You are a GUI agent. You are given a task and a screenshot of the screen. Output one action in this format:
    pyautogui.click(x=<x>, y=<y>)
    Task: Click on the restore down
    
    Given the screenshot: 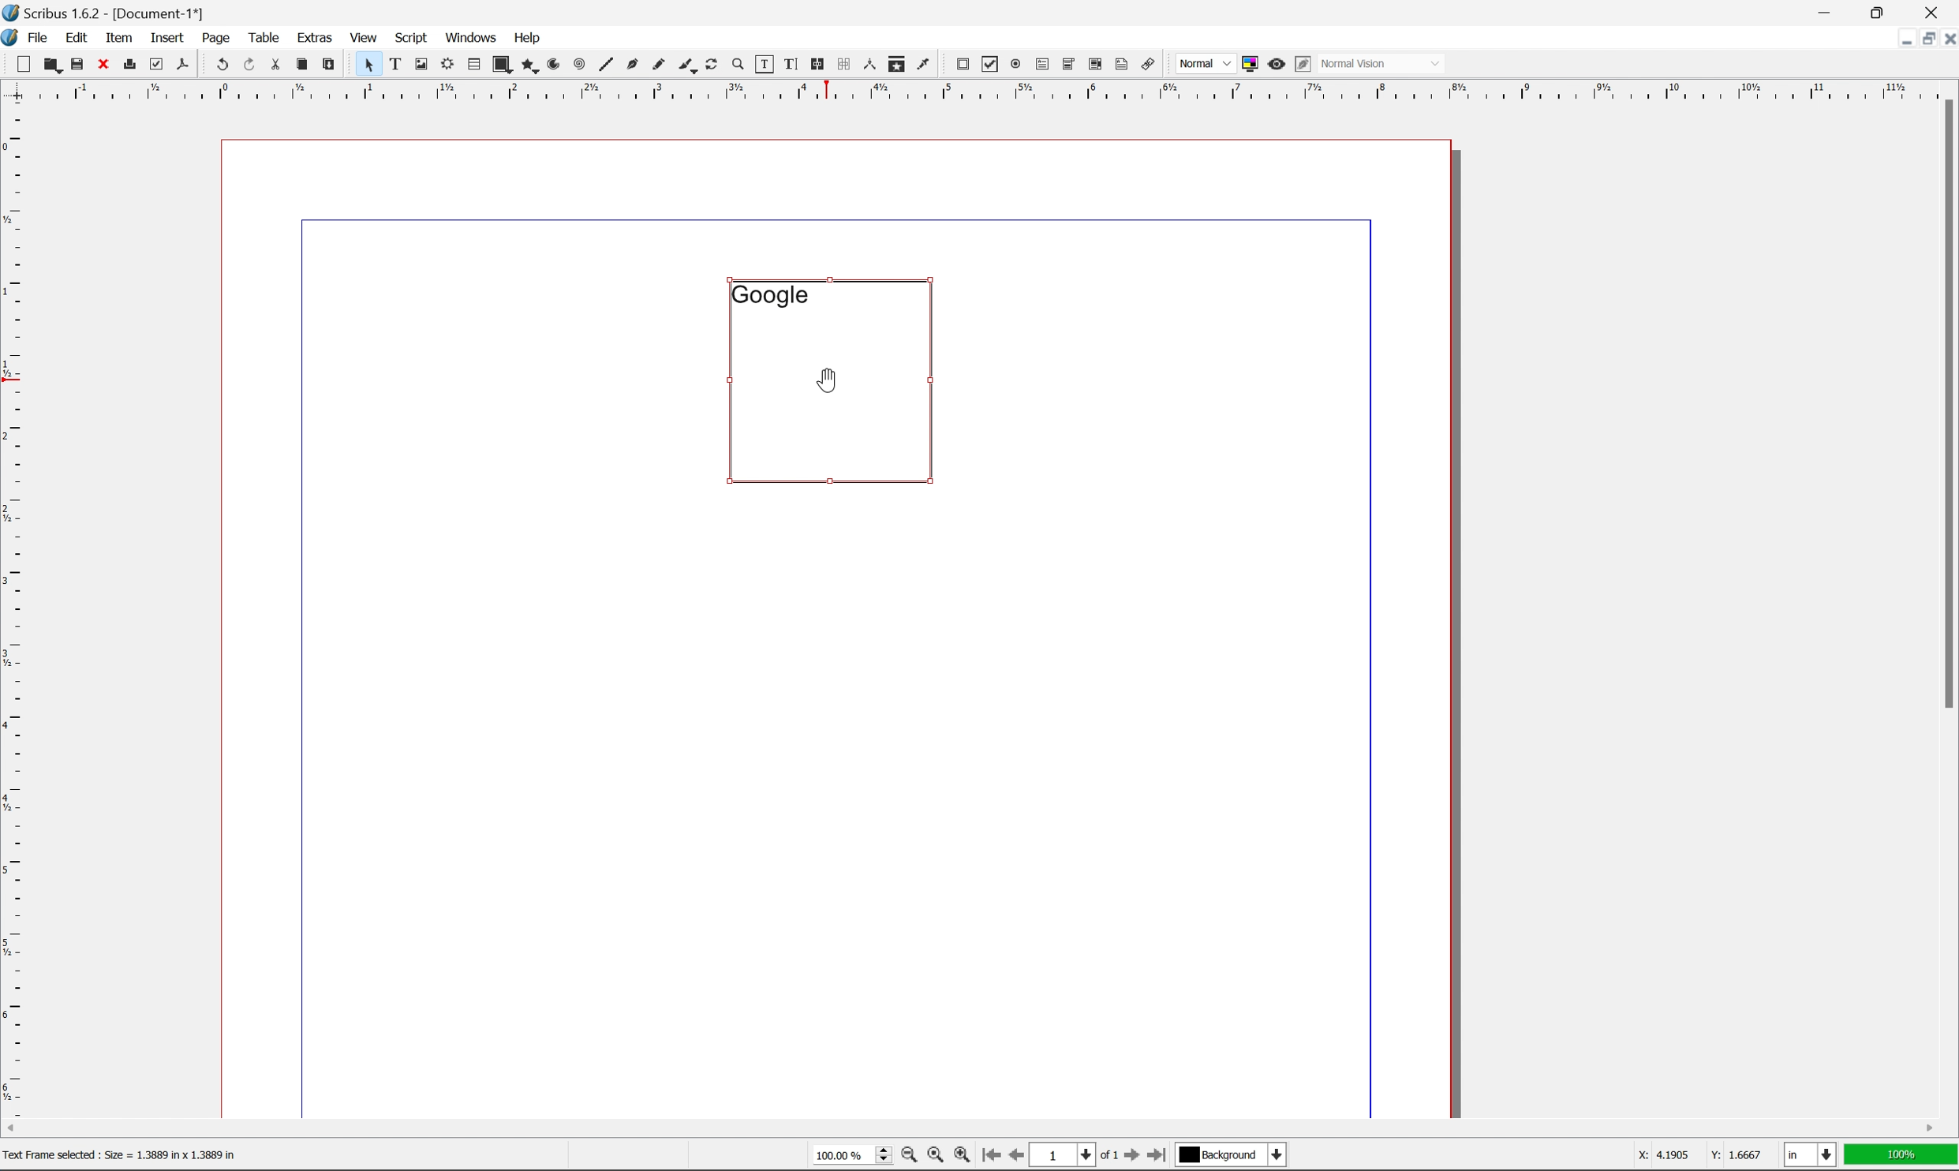 What is the action you would take?
    pyautogui.click(x=1921, y=39)
    